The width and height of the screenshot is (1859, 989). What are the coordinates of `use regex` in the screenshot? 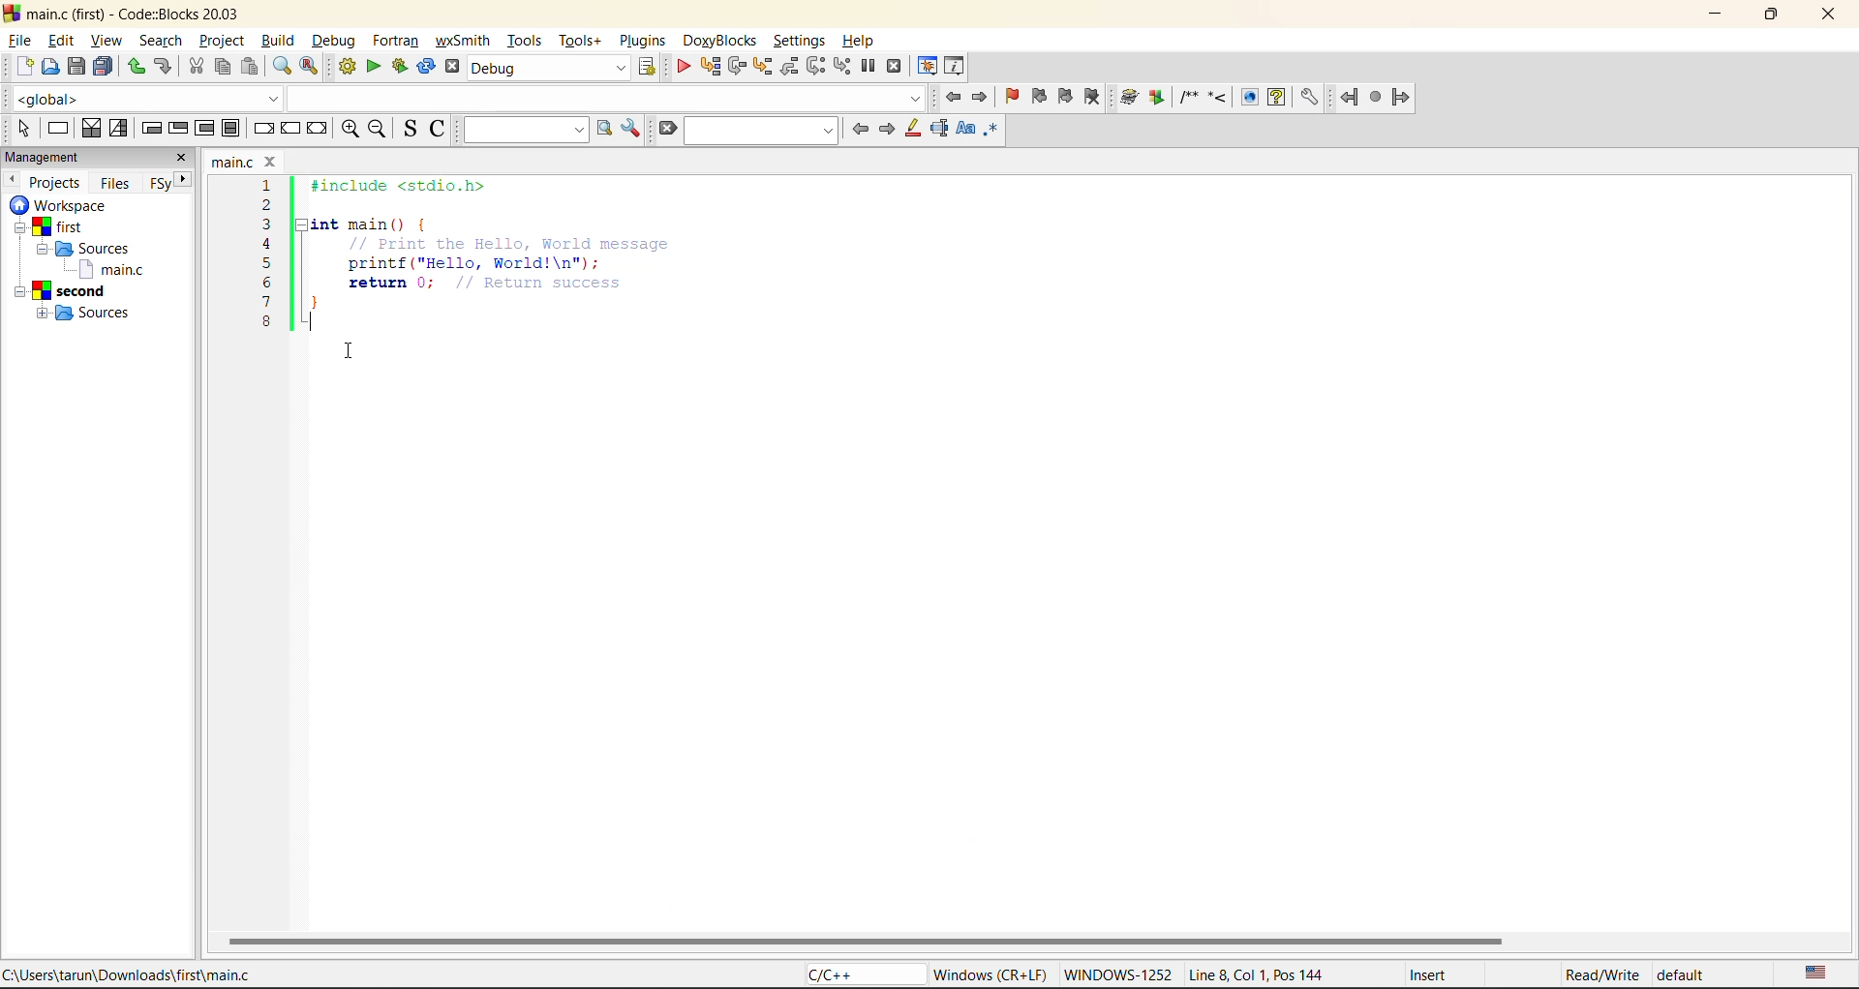 It's located at (993, 131).